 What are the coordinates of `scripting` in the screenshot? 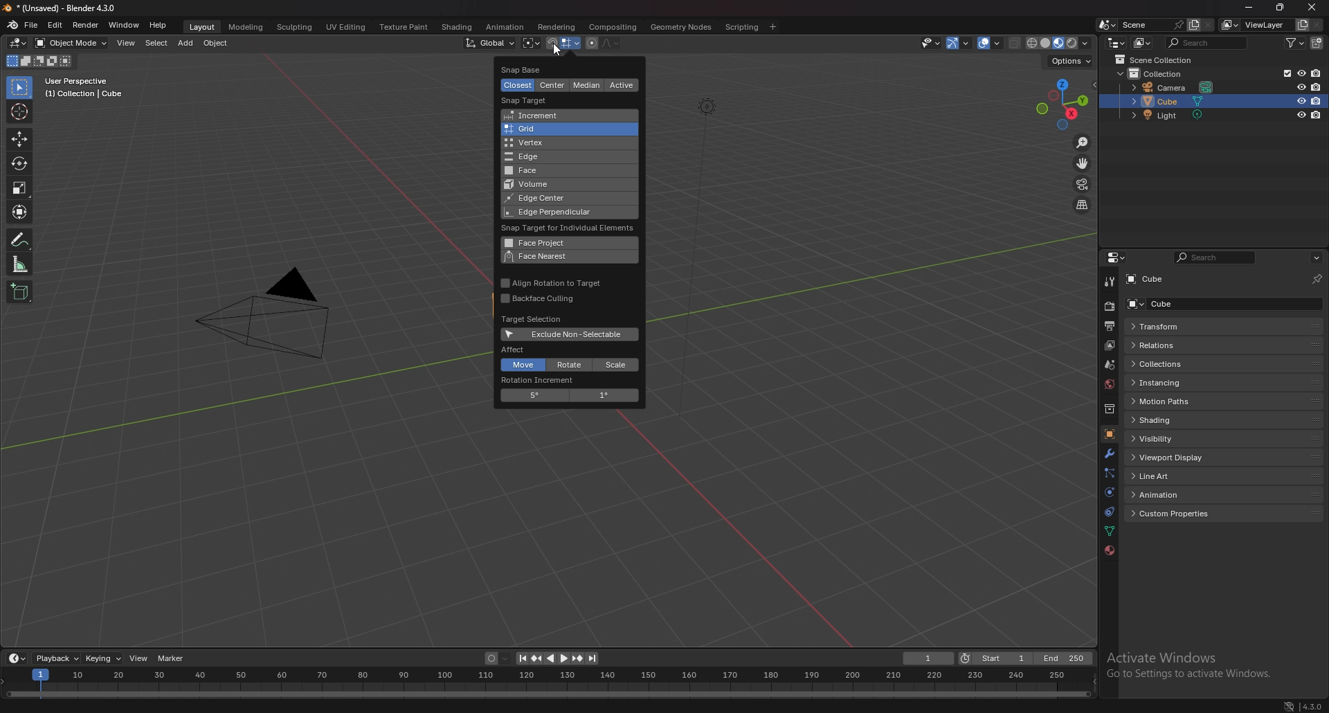 It's located at (742, 26).